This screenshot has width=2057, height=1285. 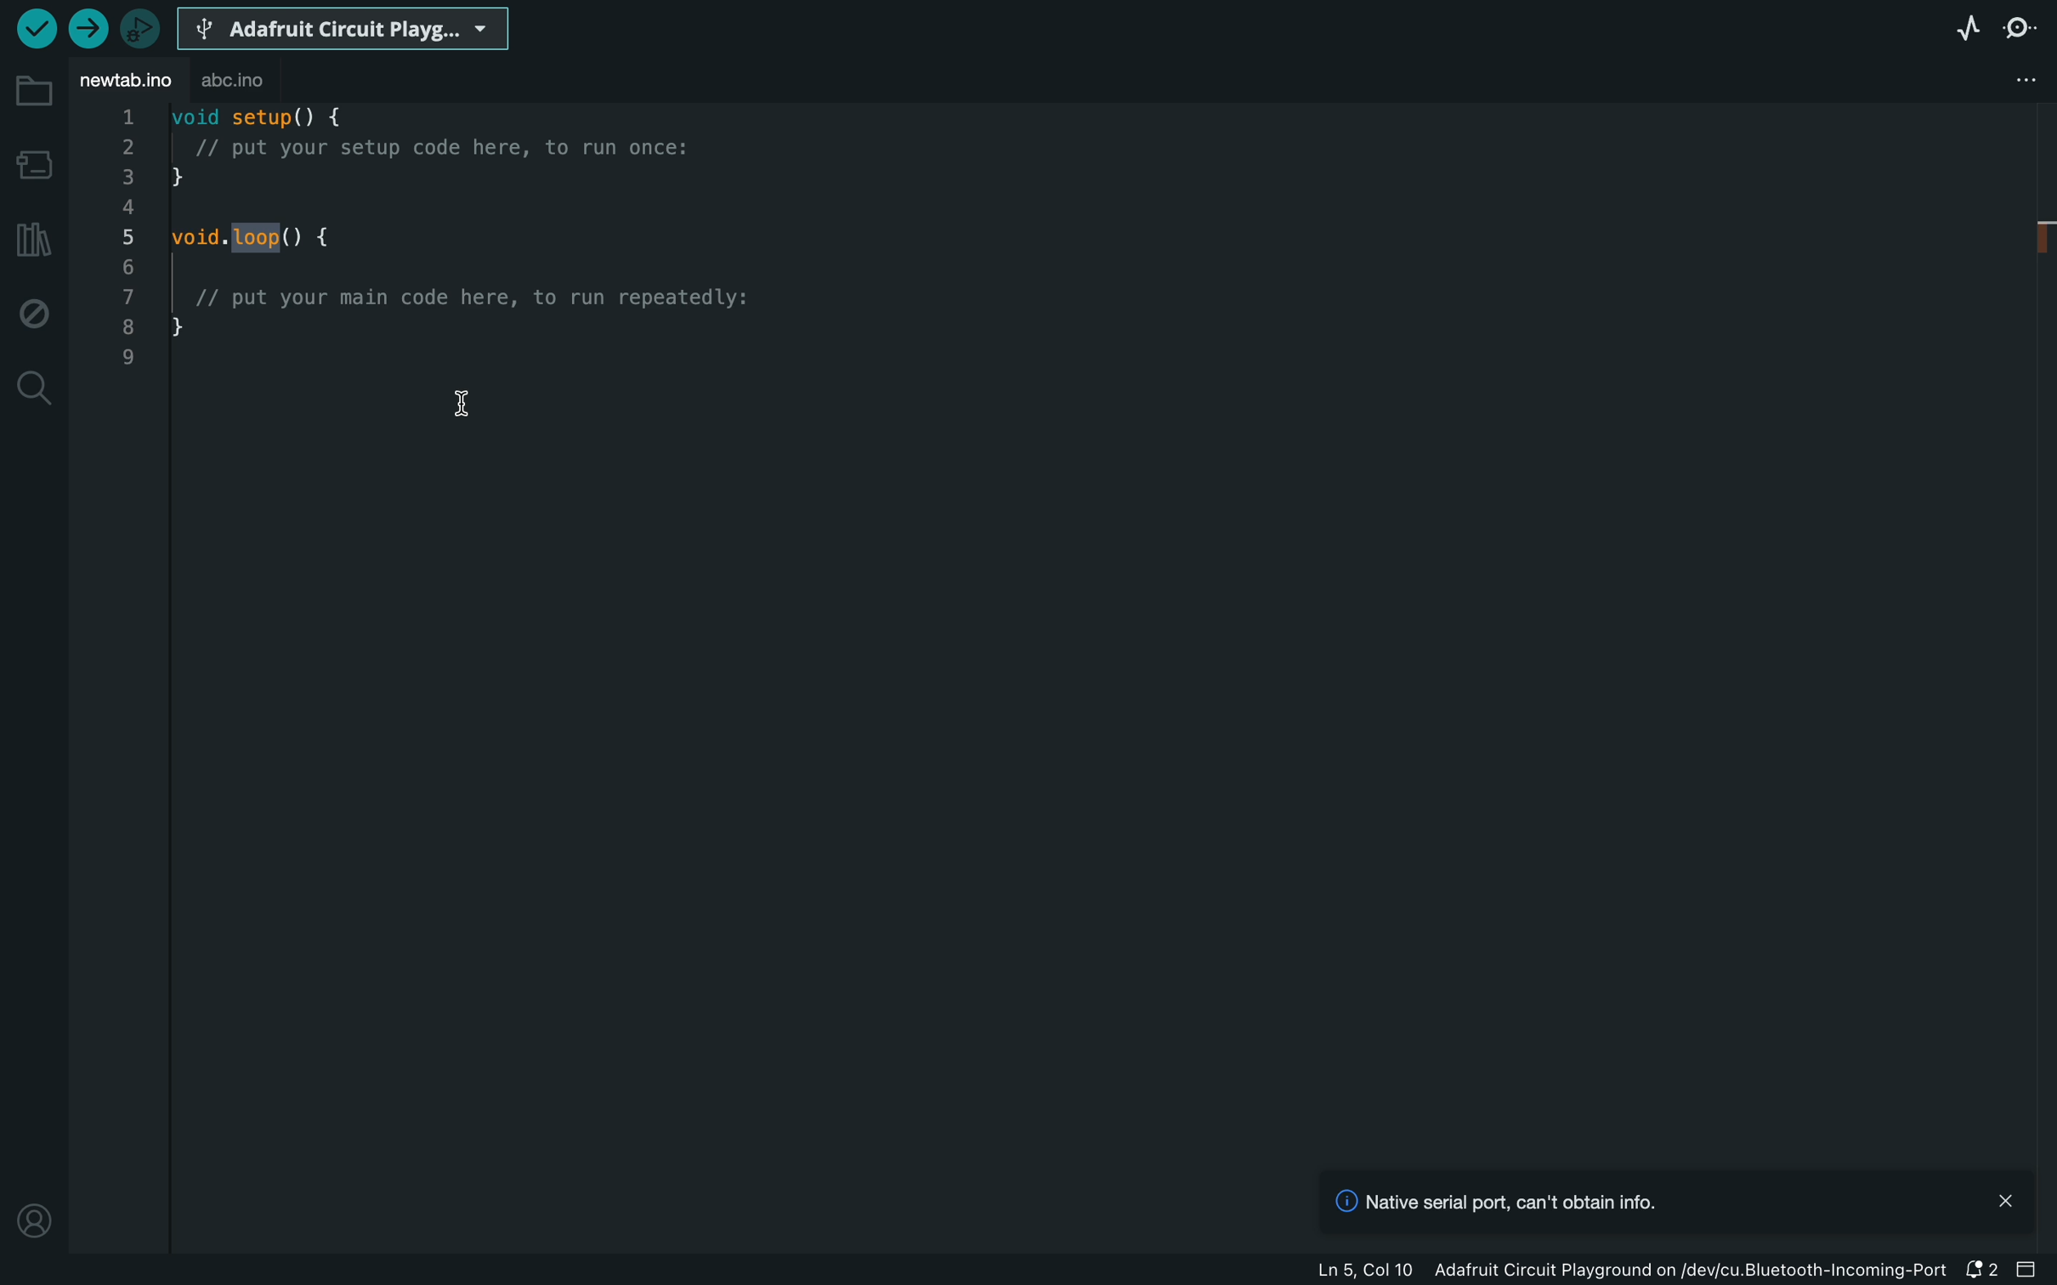 What do you see at coordinates (31, 167) in the screenshot?
I see `board manager` at bounding box center [31, 167].